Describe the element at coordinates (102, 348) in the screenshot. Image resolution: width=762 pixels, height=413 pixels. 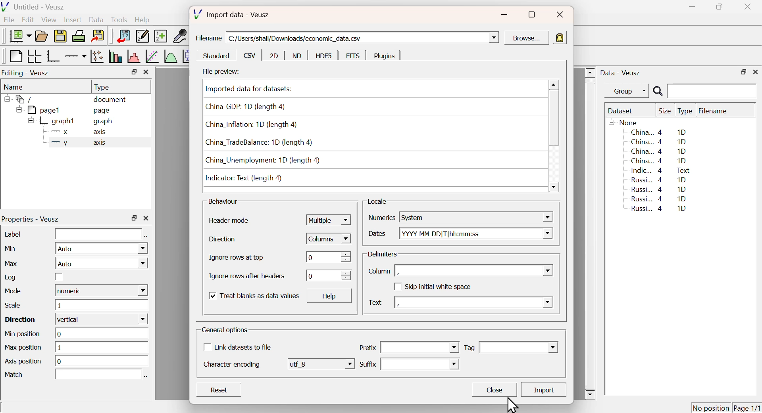
I see `1` at that location.